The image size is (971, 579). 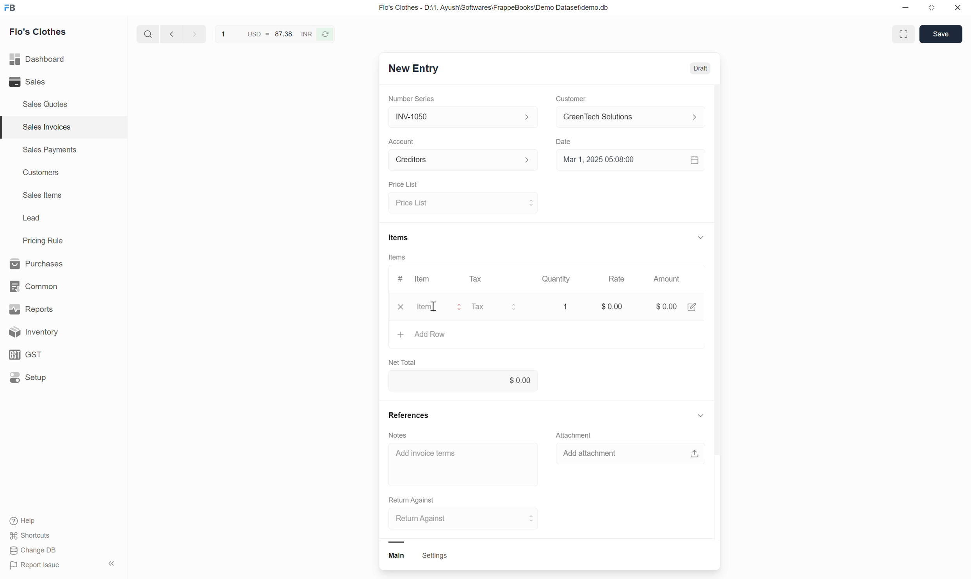 I want to click on Account, so click(x=403, y=142).